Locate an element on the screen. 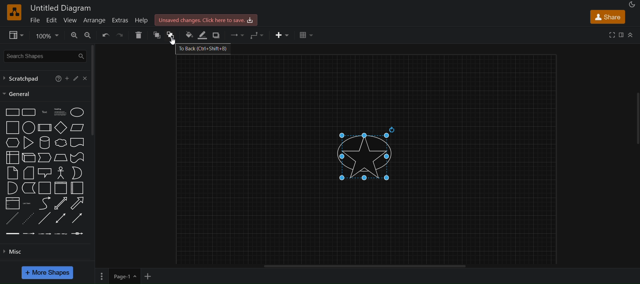 The image size is (640, 284). step  is located at coordinates (45, 157).